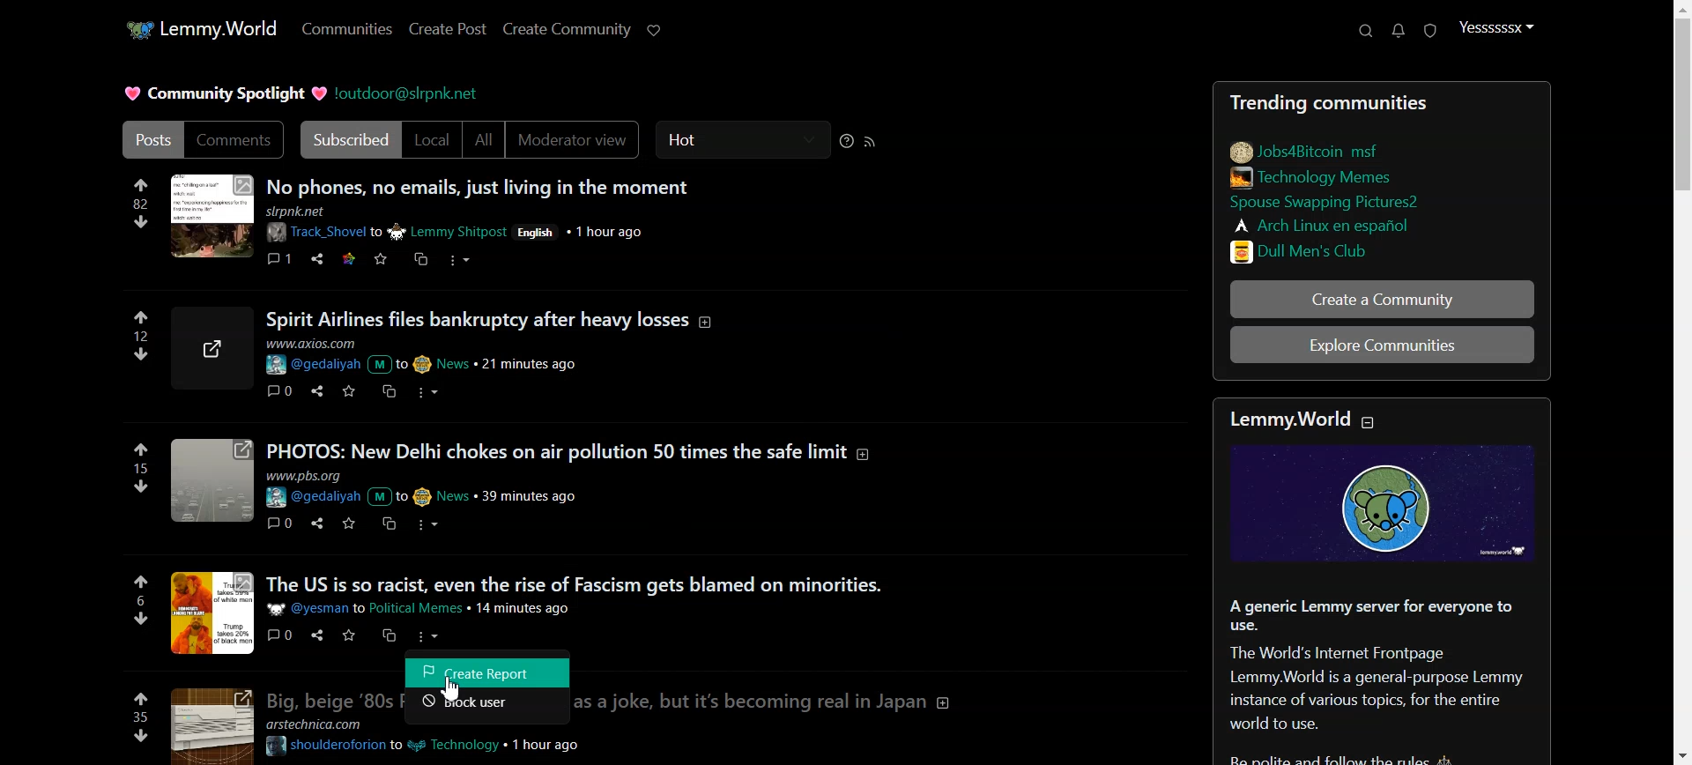  Describe the element at coordinates (314, 635) in the screenshot. I see `share` at that location.